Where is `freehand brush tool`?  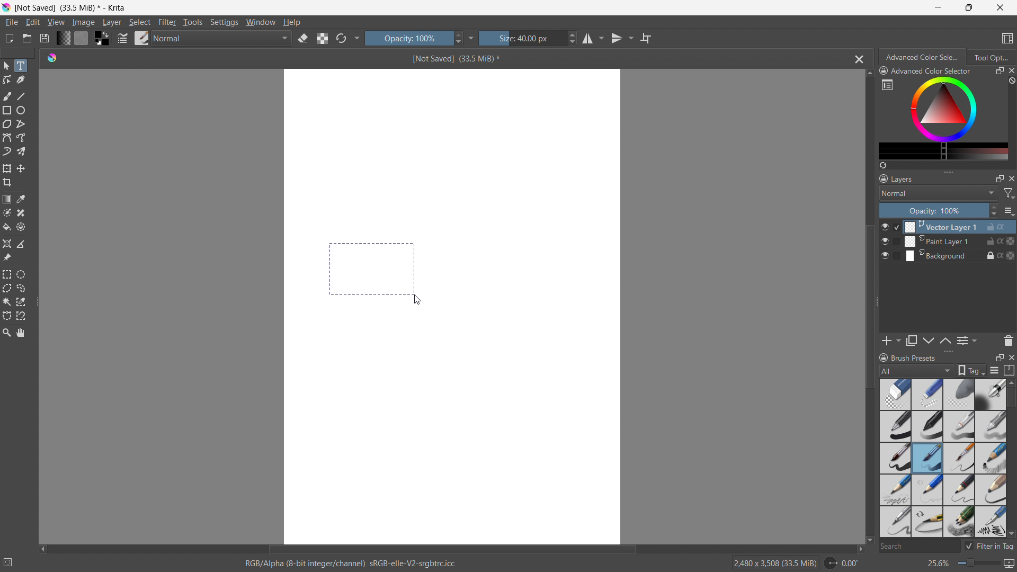
freehand brush tool is located at coordinates (8, 96).